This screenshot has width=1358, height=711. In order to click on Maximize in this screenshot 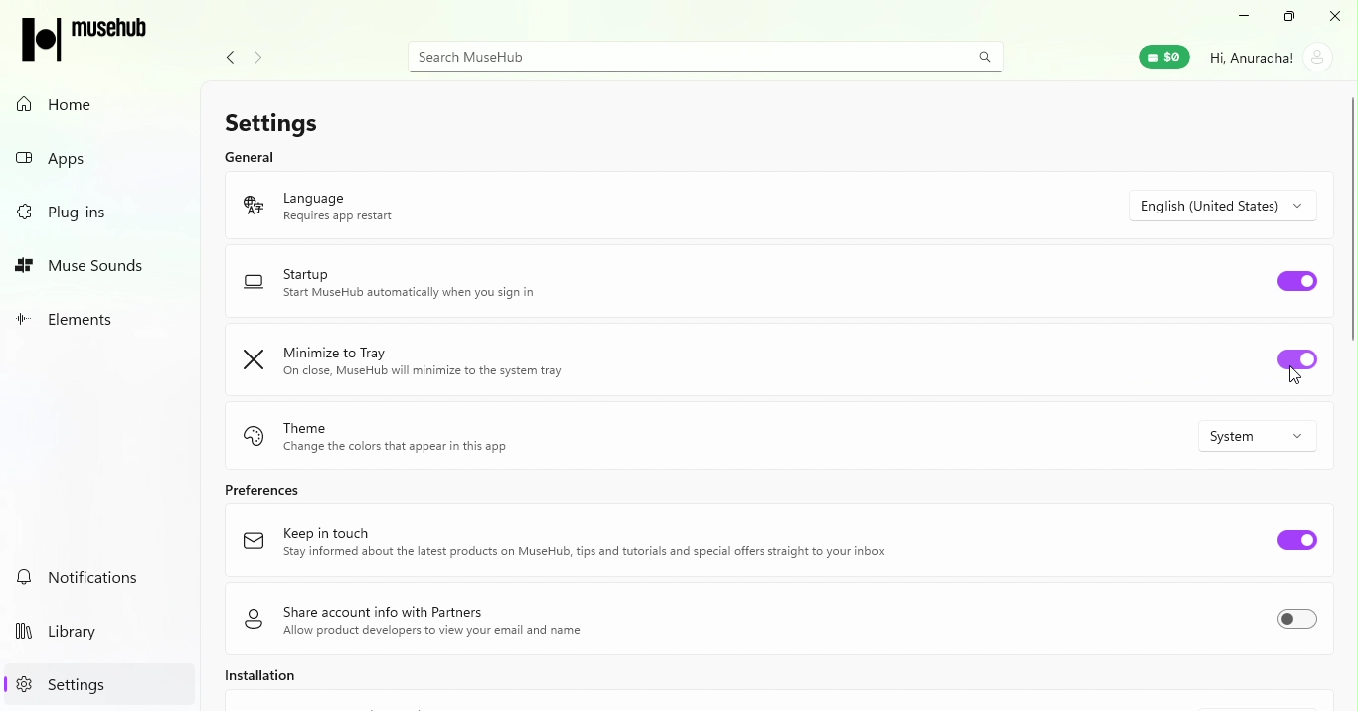, I will do `click(1287, 17)`.